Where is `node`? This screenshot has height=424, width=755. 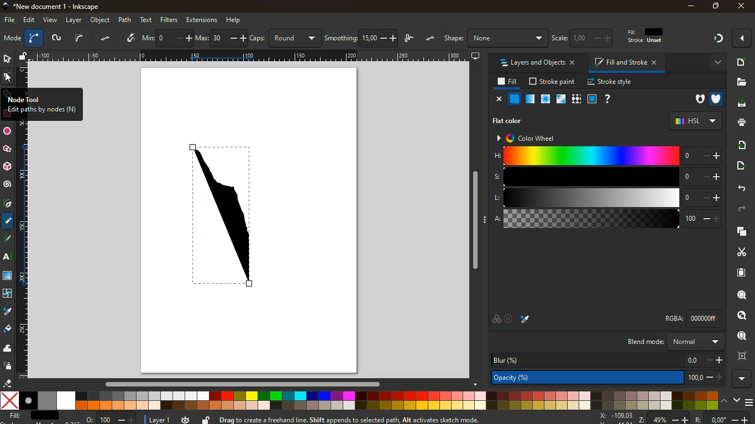 node is located at coordinates (8, 76).